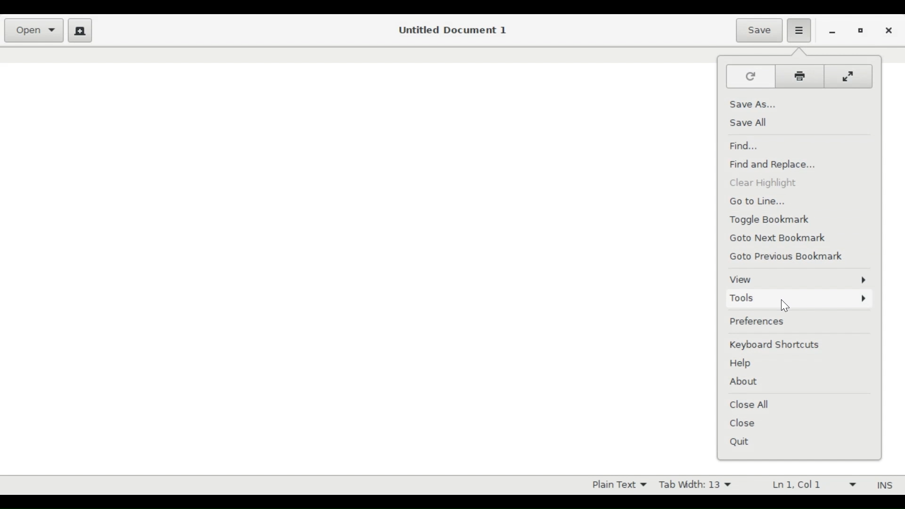 Image resolution: width=905 pixels, height=509 pixels. What do you see at coordinates (761, 202) in the screenshot?
I see `Go to line` at bounding box center [761, 202].